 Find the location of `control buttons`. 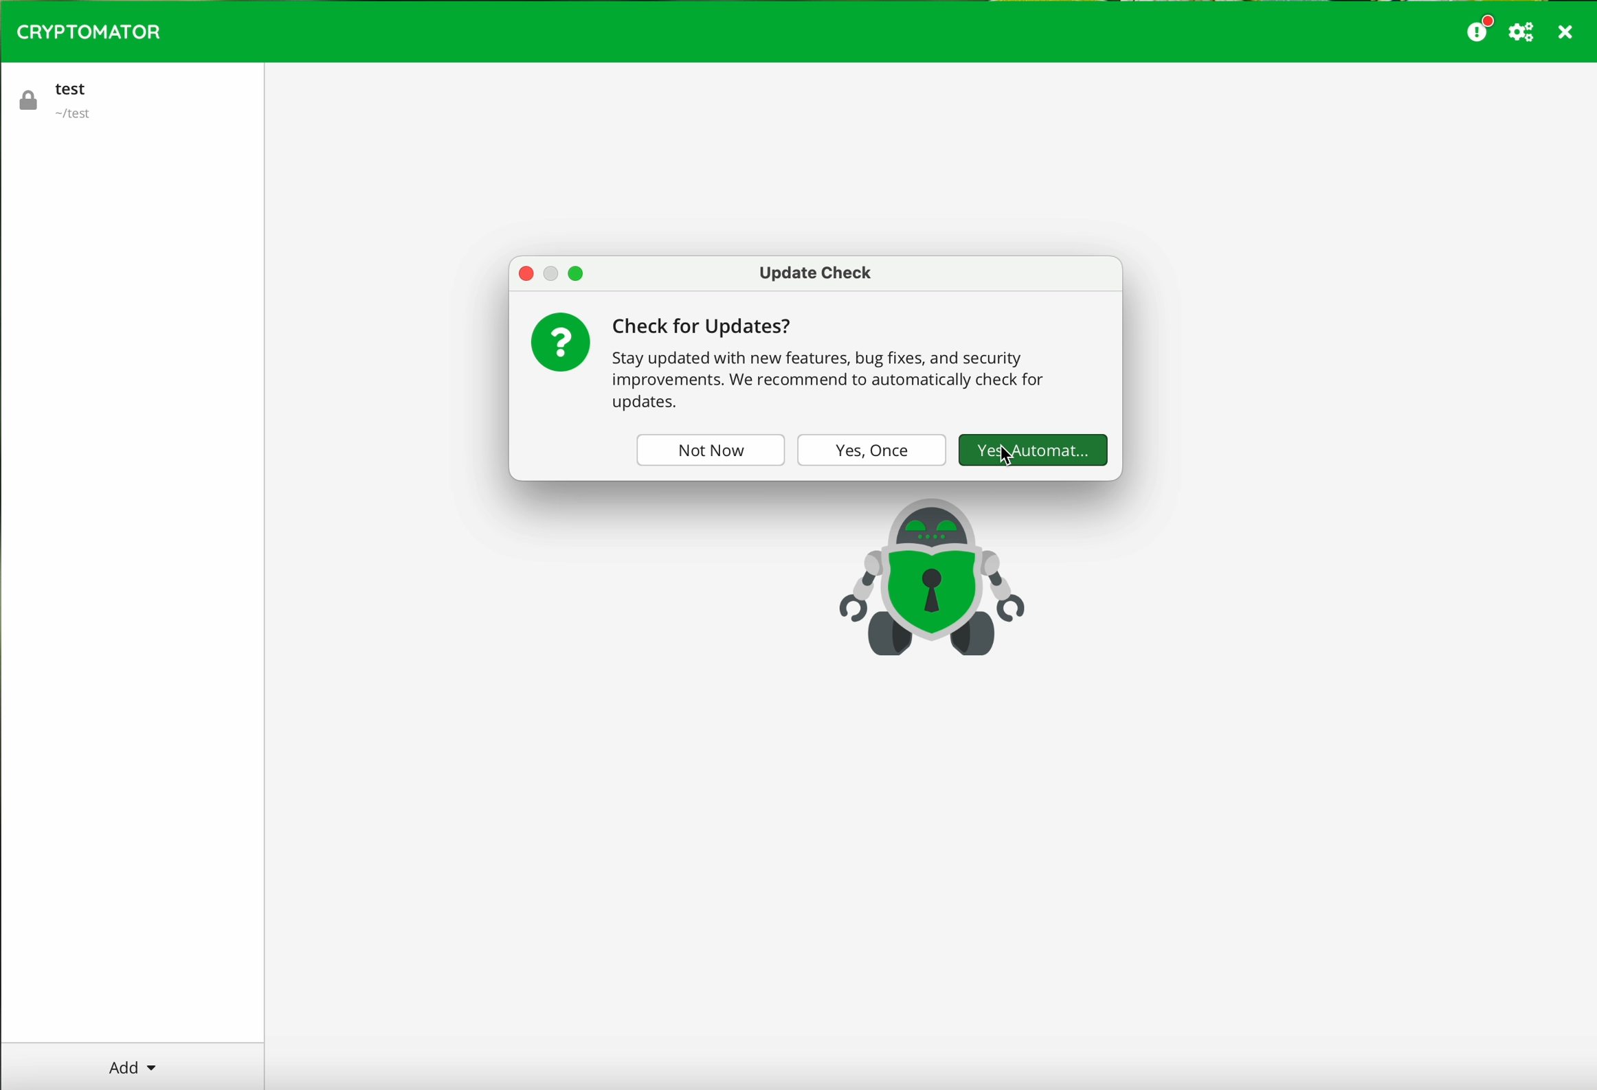

control buttons is located at coordinates (552, 273).